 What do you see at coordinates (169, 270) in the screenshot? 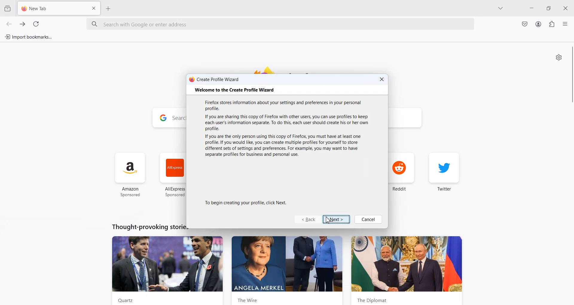
I see `Quartz` at bounding box center [169, 270].